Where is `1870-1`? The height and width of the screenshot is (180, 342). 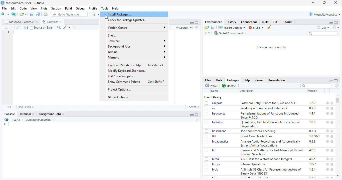
1870-1 is located at coordinates (315, 136).